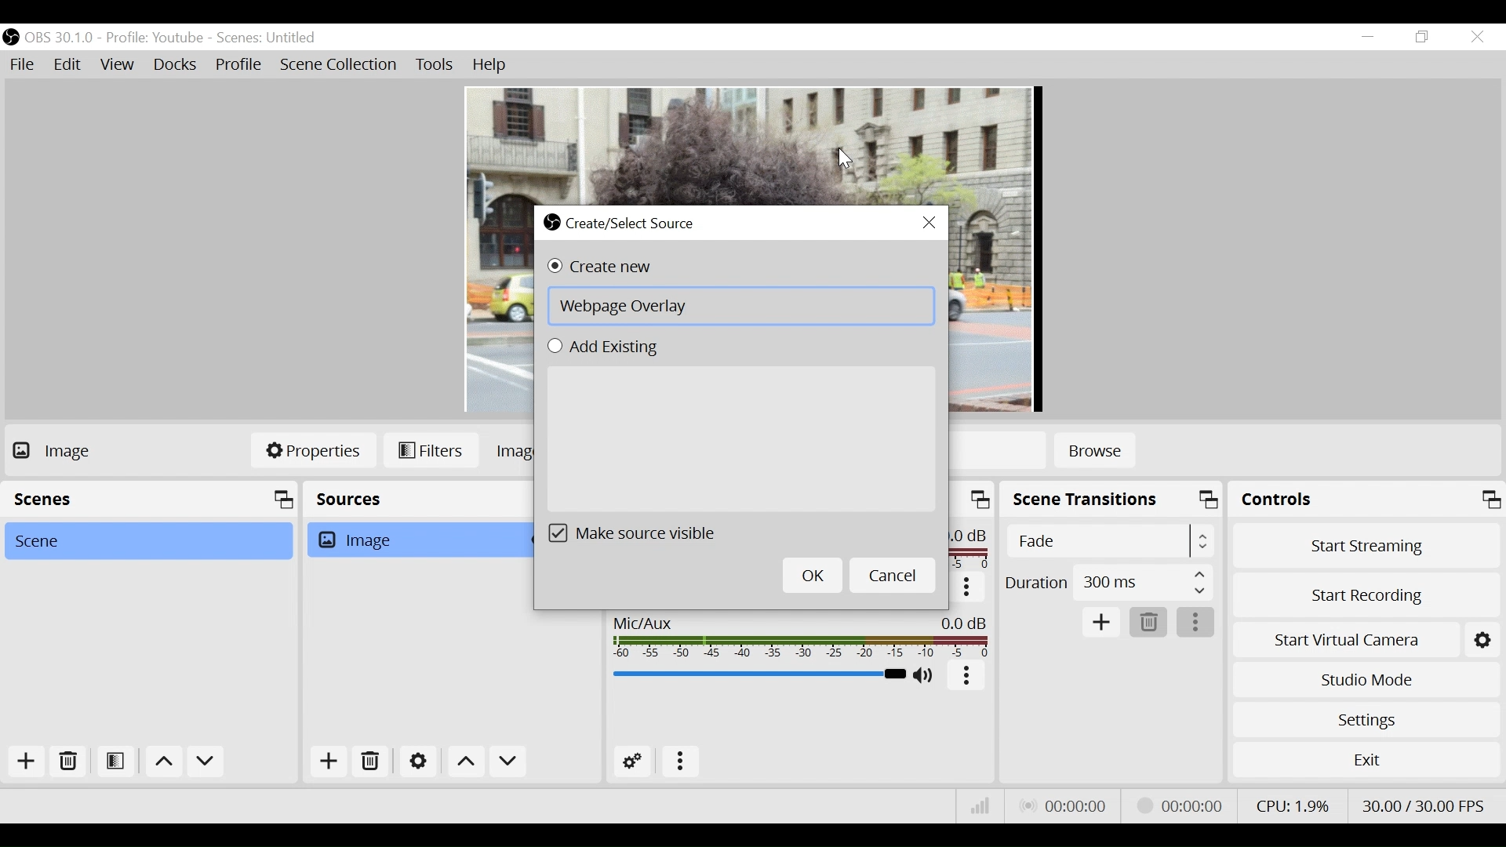 The width and height of the screenshot is (1506, 847). What do you see at coordinates (1195, 621) in the screenshot?
I see `More Options` at bounding box center [1195, 621].